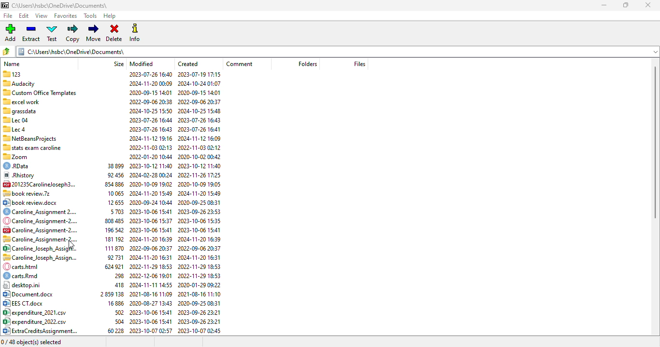 The height and width of the screenshot is (347, 660). Describe the element at coordinates (111, 111) in the screenshot. I see `= grassdata 2024-10-2515:50 2024-10-25 15:48` at that location.